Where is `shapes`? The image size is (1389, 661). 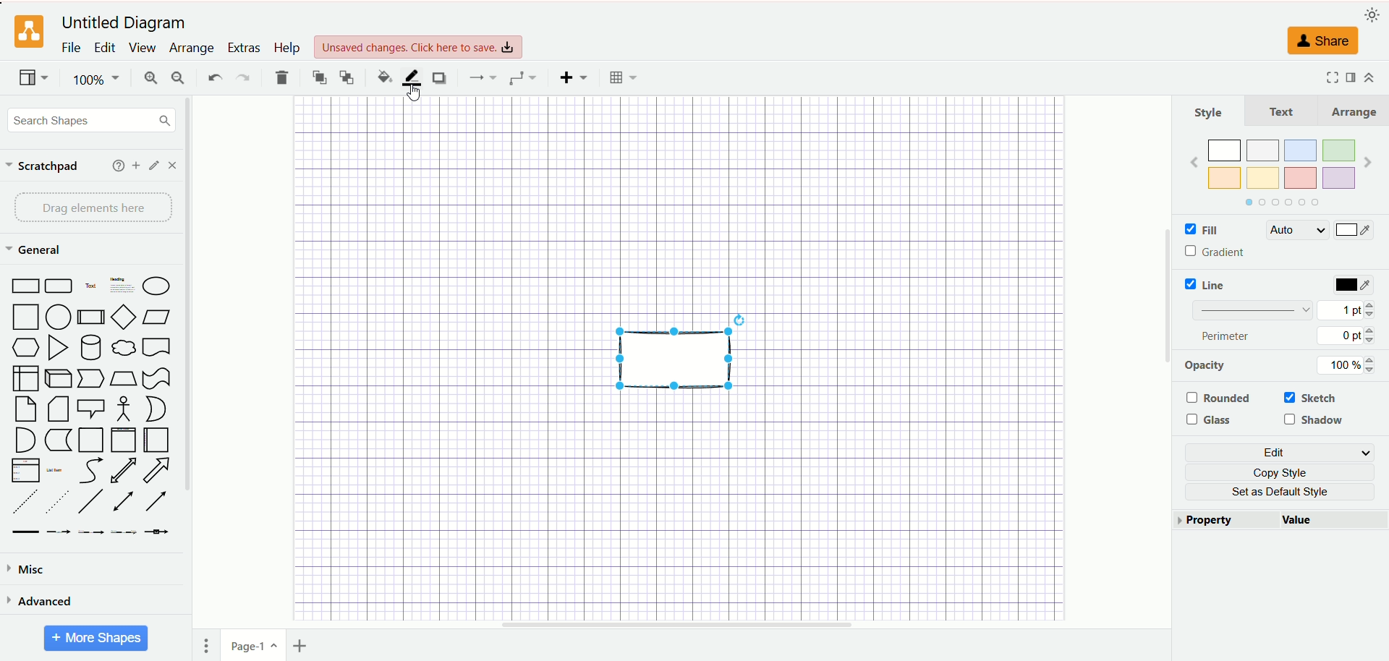
shapes is located at coordinates (90, 407).